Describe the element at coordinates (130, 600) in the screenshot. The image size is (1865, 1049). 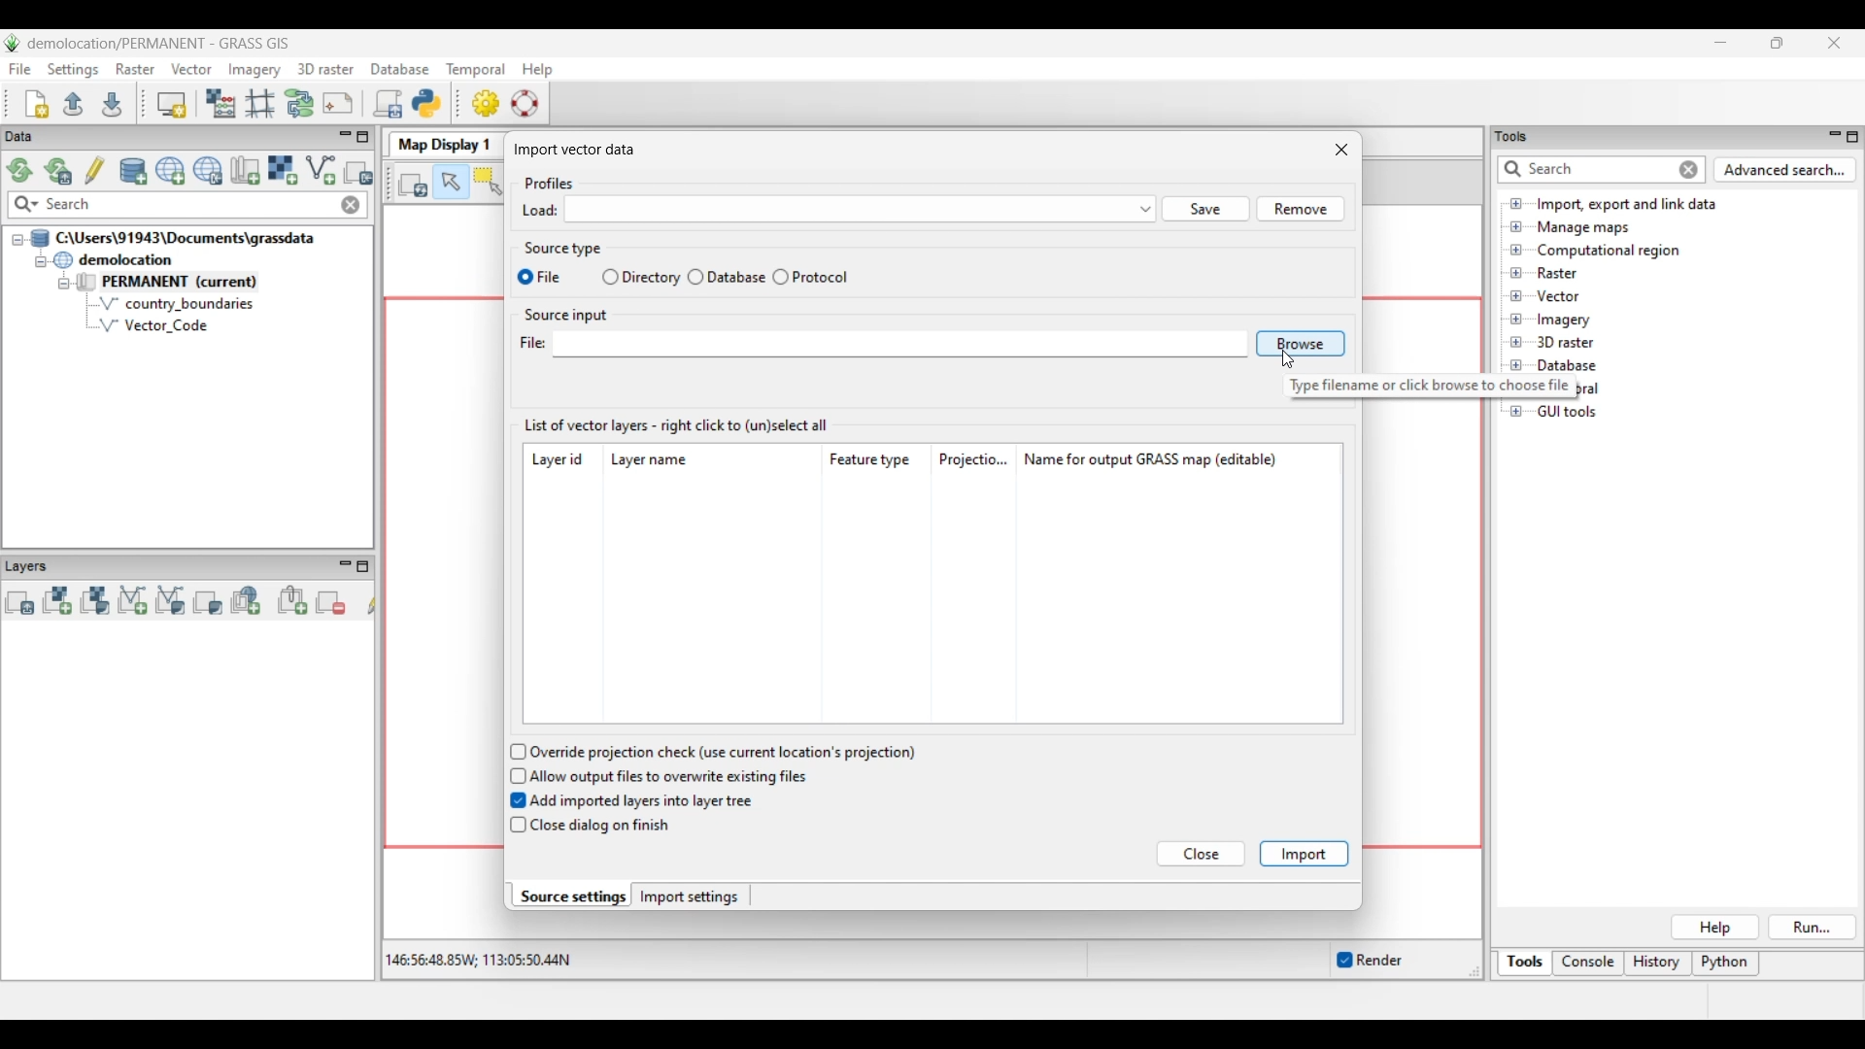
I see `Add vector map layer` at that location.